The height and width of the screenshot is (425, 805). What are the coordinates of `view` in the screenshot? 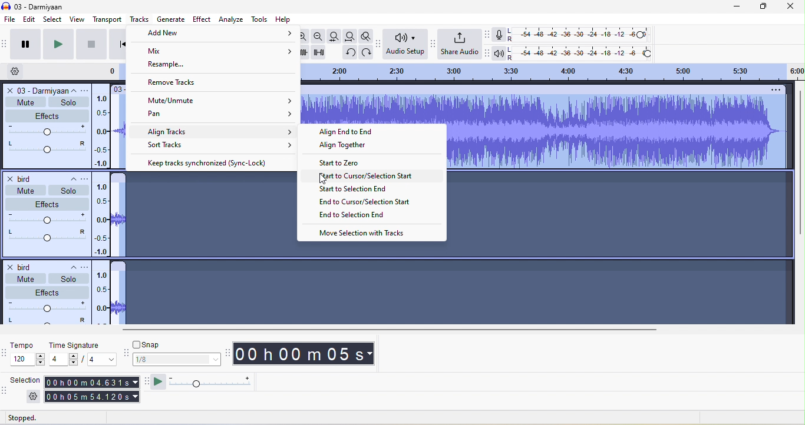 It's located at (74, 19).